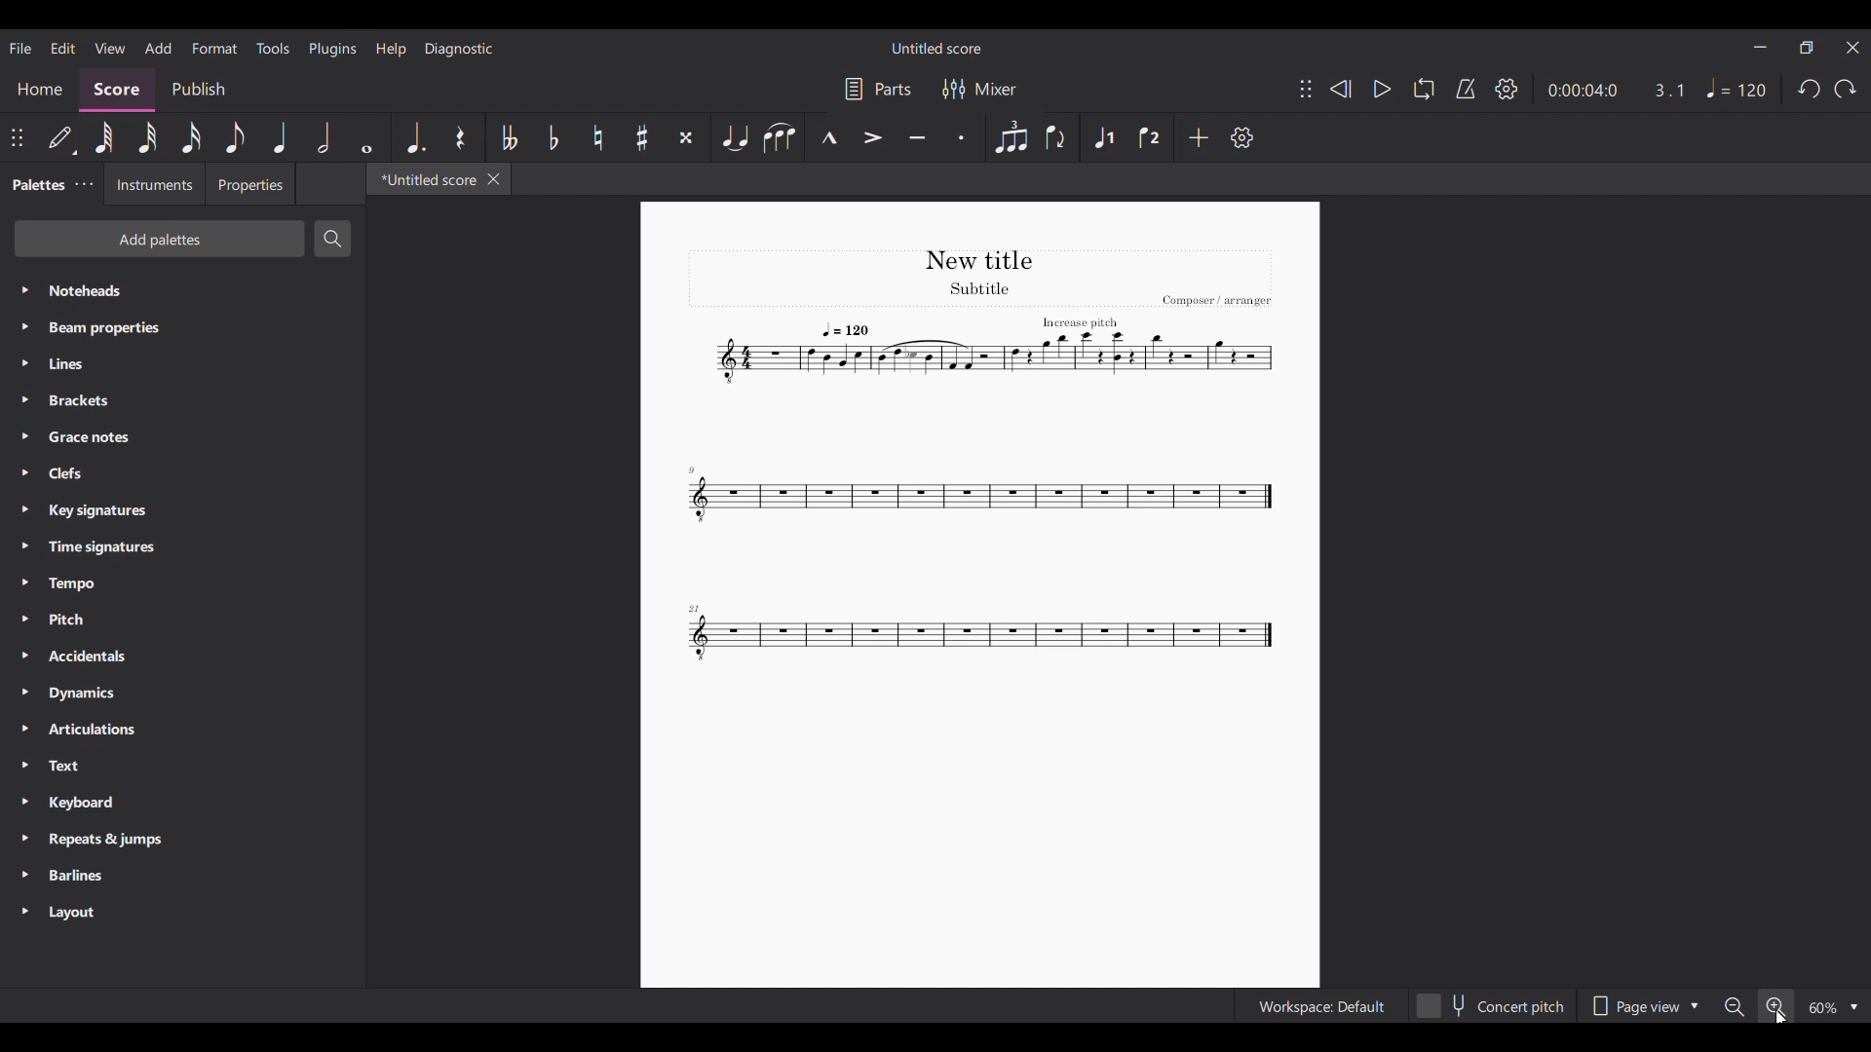  Describe the element at coordinates (1199, 136) in the screenshot. I see `Add` at that location.